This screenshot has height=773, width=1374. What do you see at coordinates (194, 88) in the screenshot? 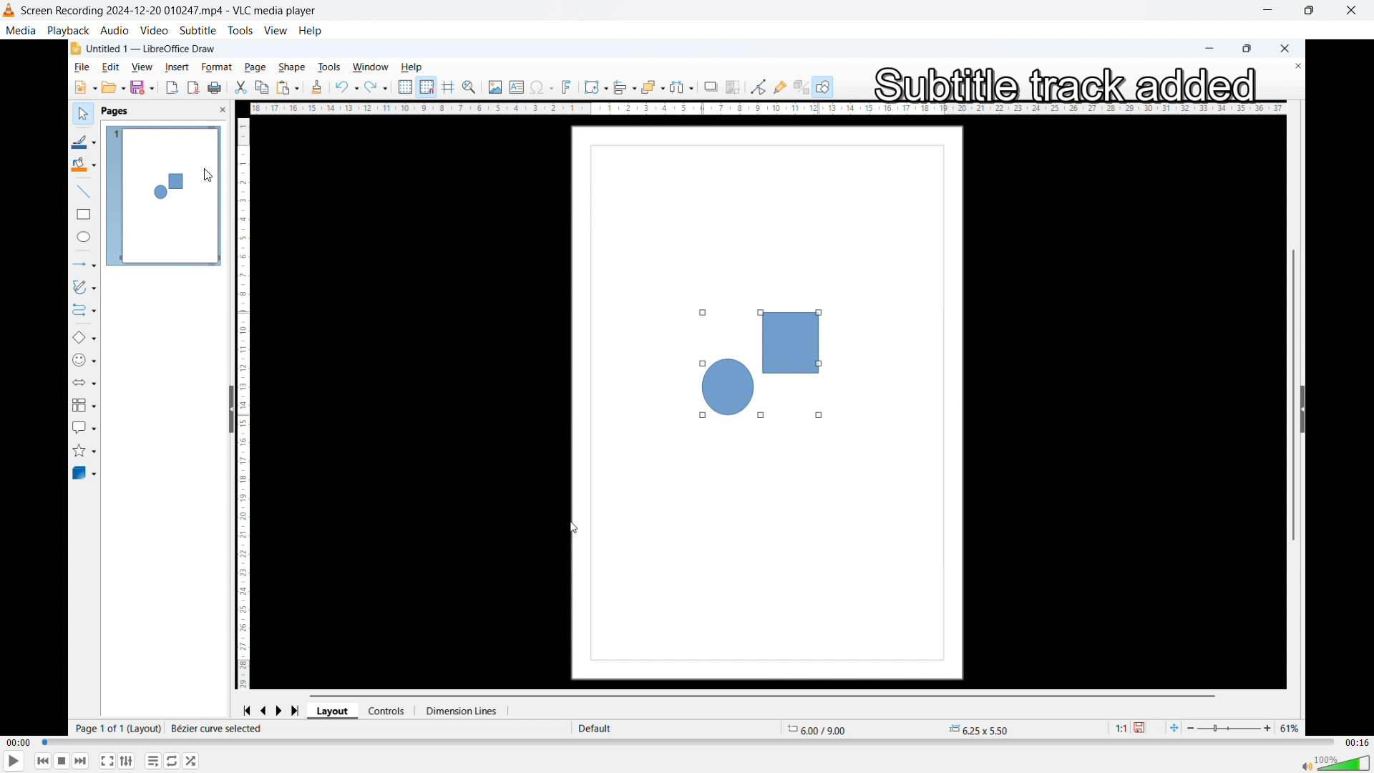
I see `export directly as pdf` at bounding box center [194, 88].